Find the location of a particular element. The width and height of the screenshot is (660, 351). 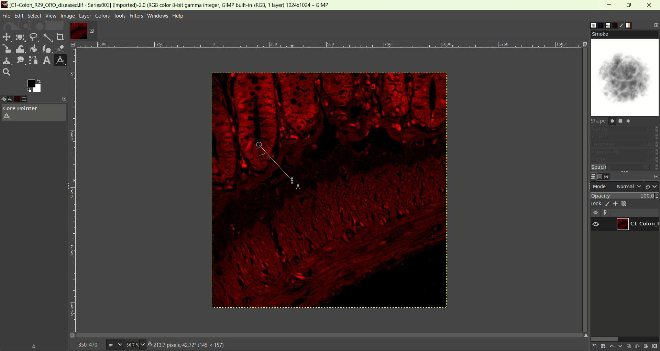

layer is located at coordinates (85, 16).